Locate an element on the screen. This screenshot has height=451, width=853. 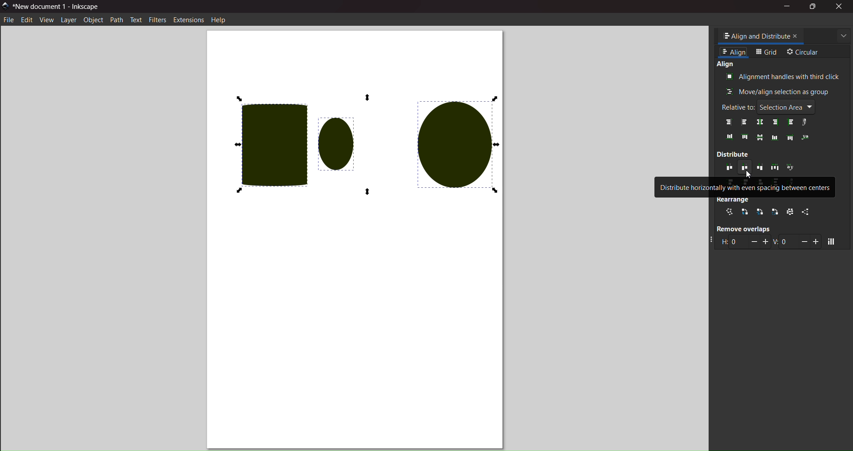
align is located at coordinates (734, 53).